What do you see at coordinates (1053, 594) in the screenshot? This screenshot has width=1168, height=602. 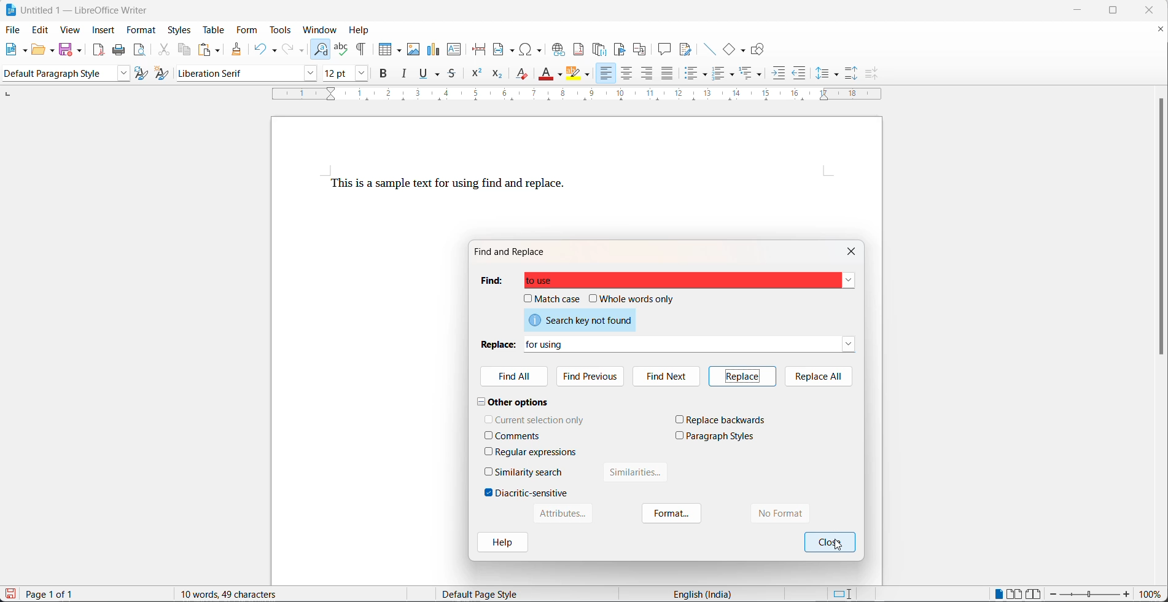 I see `decrease zoom` at bounding box center [1053, 594].